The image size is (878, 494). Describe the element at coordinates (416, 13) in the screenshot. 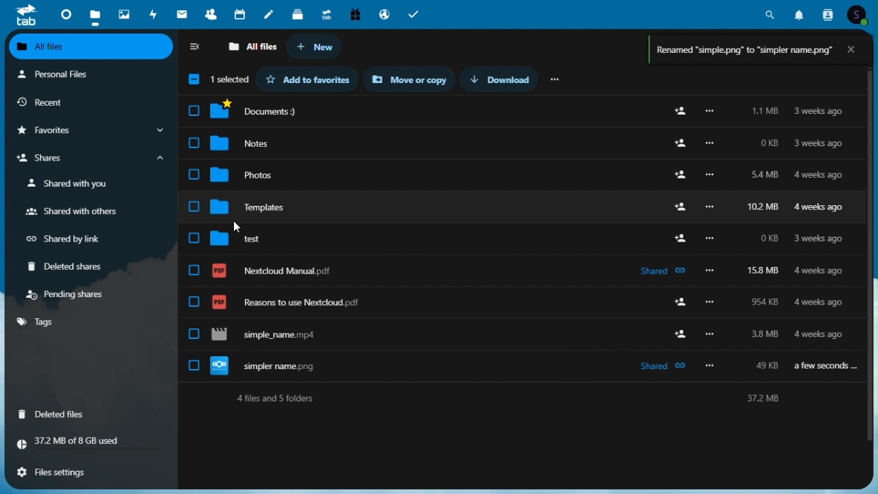

I see `tasks` at that location.